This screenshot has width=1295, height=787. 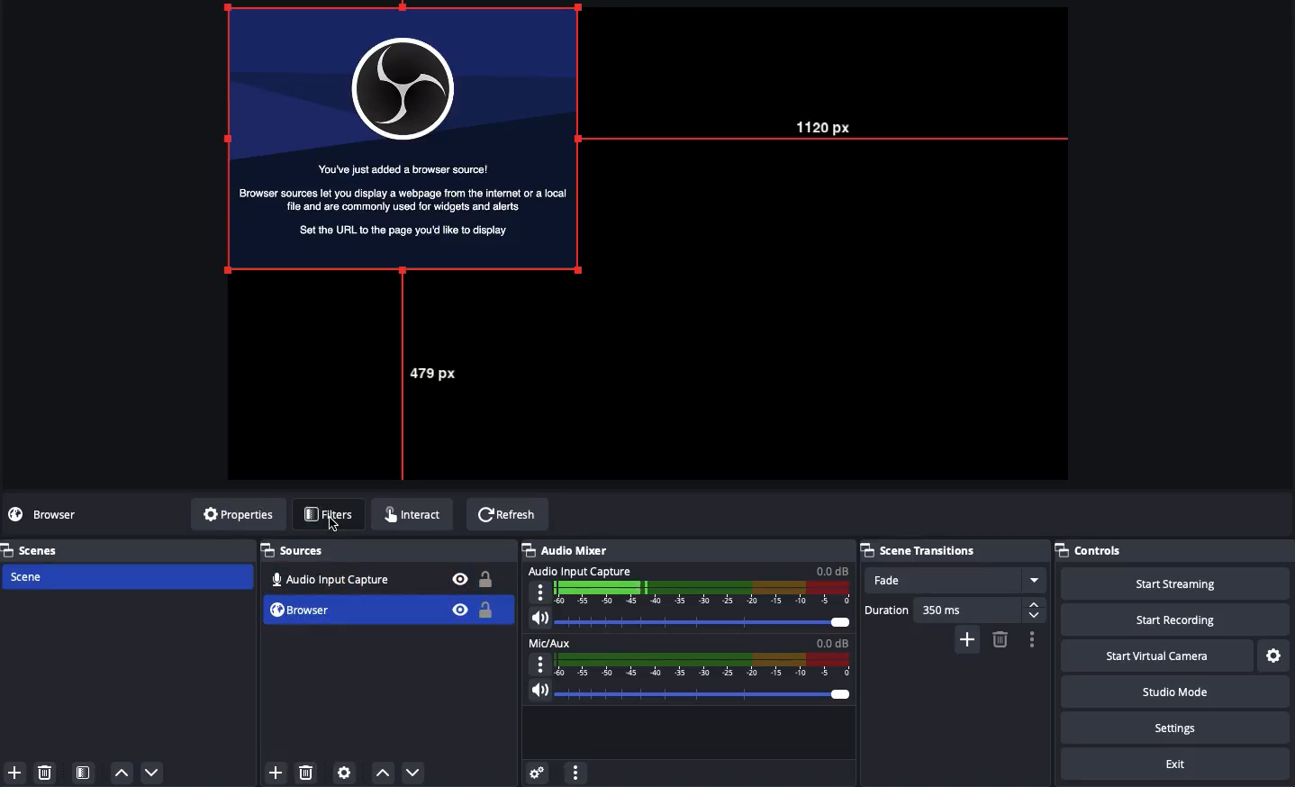 I want to click on Move down, so click(x=411, y=773).